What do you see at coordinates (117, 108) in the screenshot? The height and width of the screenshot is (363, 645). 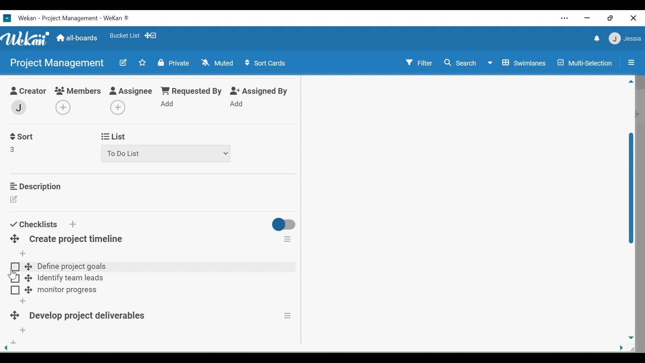 I see `Add Assignee` at bounding box center [117, 108].